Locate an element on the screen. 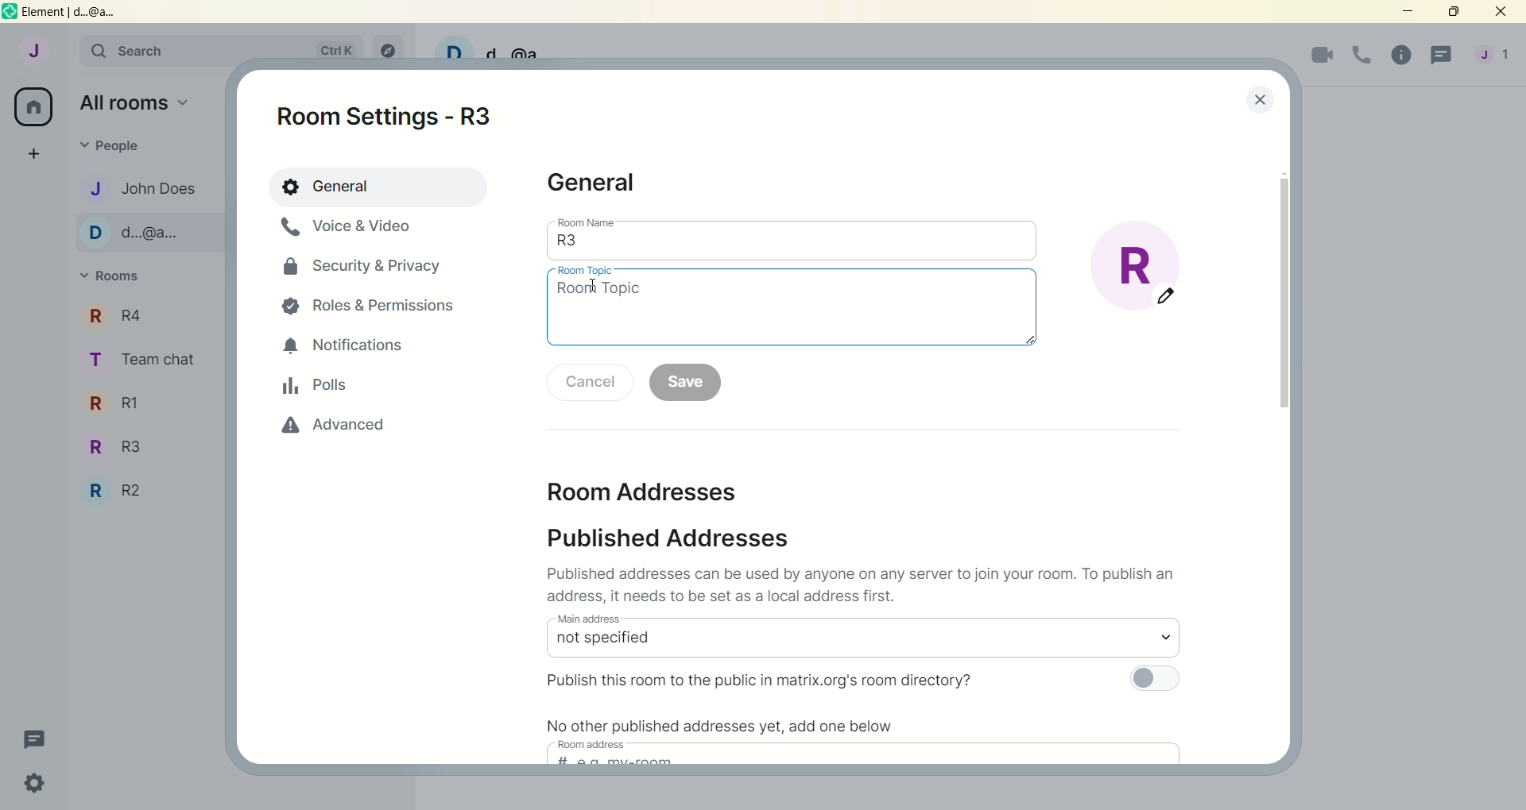 This screenshot has height=810, width=1526. search is located at coordinates (149, 52).